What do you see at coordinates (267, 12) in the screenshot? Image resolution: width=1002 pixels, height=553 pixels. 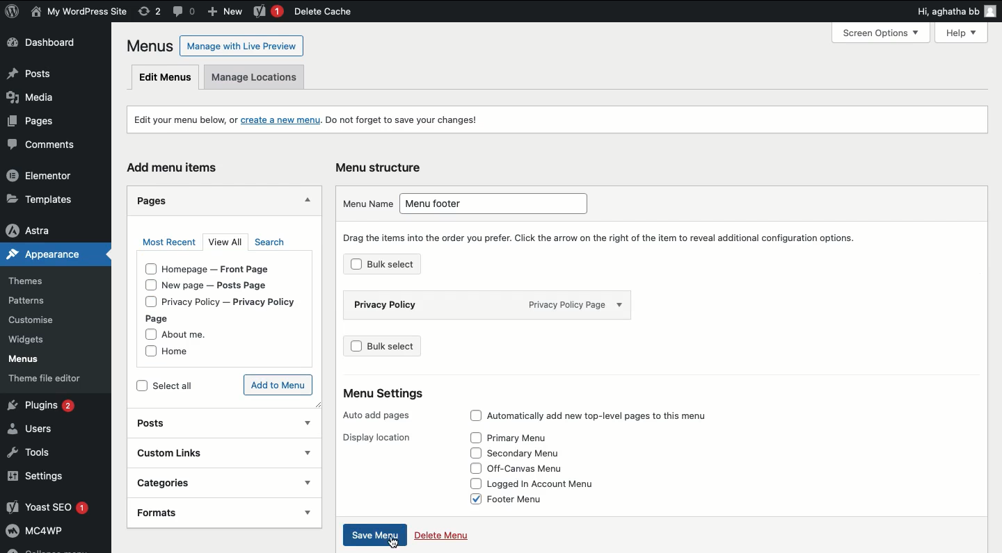 I see `Yoast` at bounding box center [267, 12].